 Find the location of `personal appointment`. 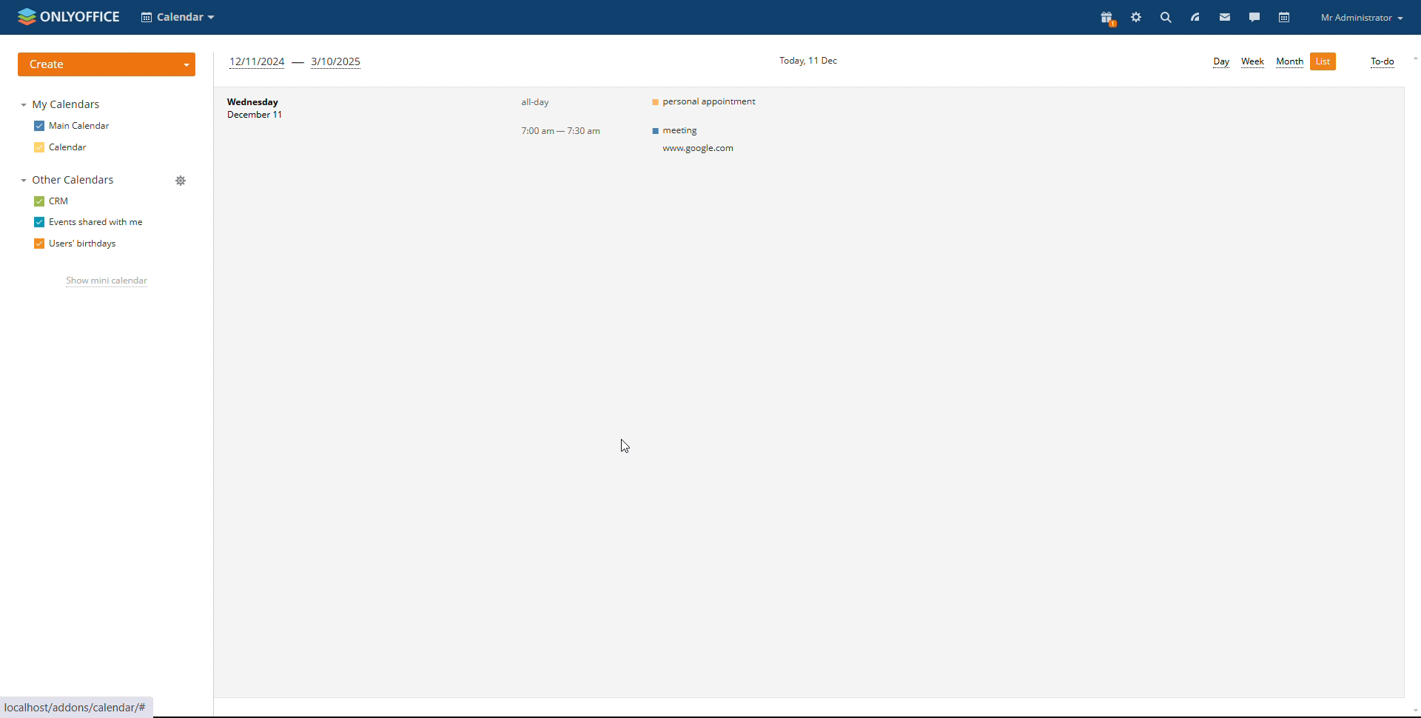

personal appointment is located at coordinates (708, 101).